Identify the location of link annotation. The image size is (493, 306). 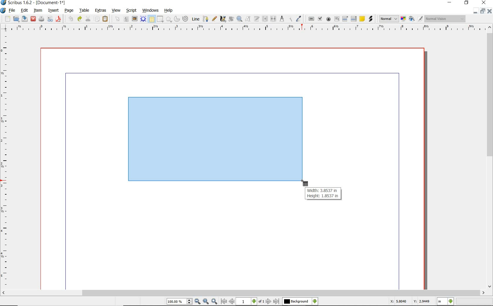
(370, 19).